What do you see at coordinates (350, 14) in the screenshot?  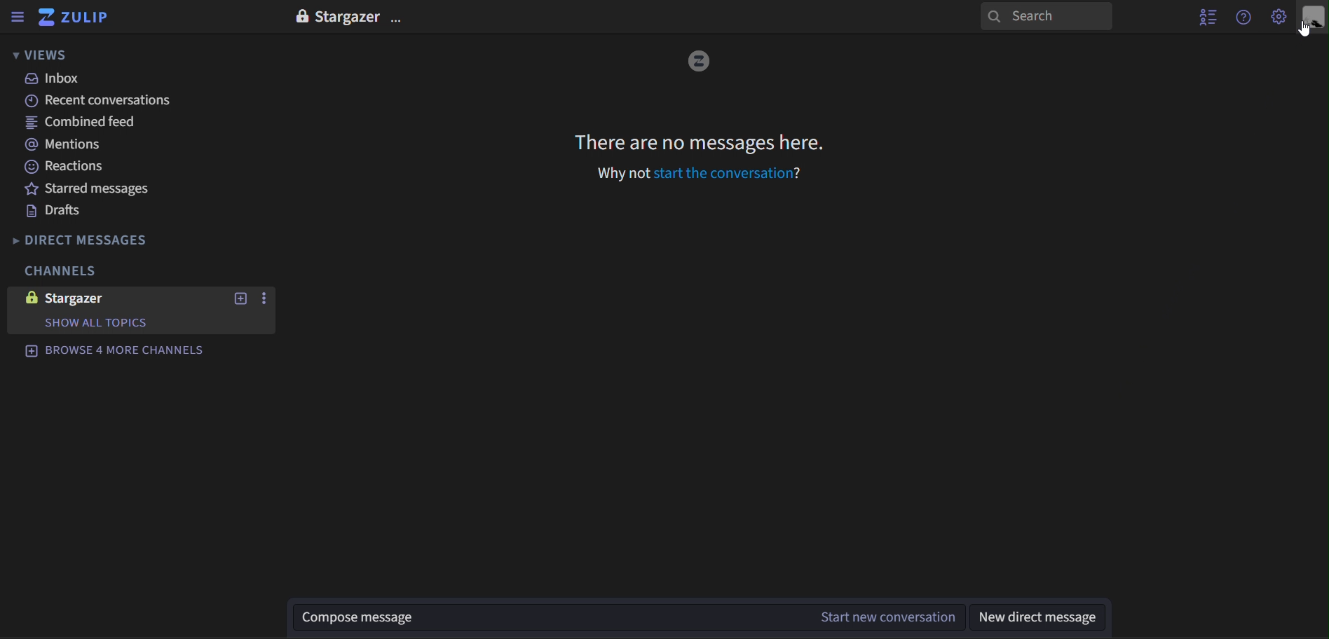 I see `stargazer` at bounding box center [350, 14].